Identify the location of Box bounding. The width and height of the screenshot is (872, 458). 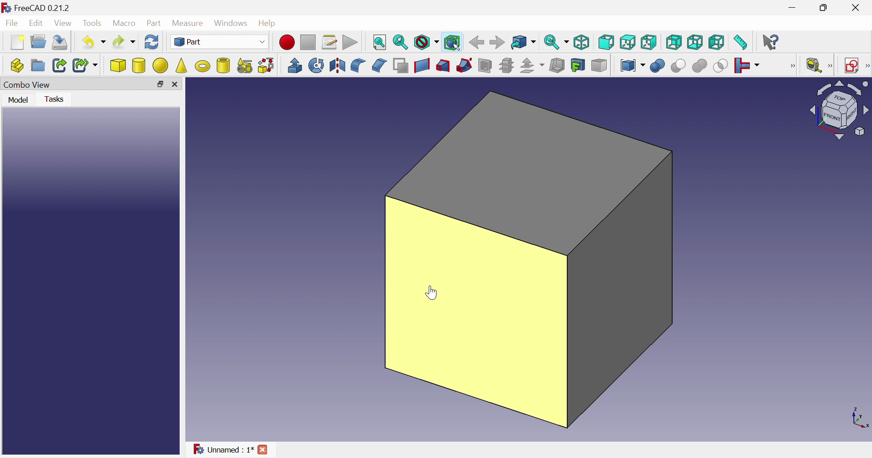
(453, 43).